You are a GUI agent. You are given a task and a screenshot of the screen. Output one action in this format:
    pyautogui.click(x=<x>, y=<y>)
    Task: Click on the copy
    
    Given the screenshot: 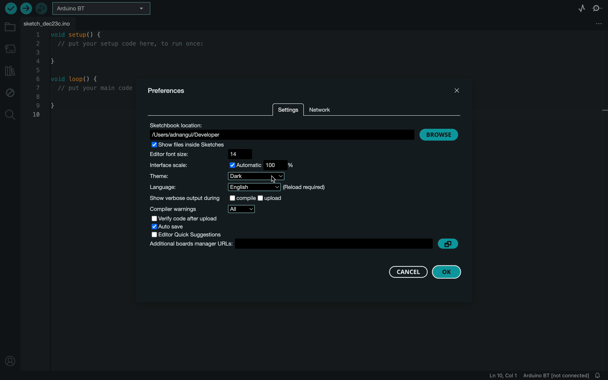 What is the action you would take?
    pyautogui.click(x=448, y=244)
    